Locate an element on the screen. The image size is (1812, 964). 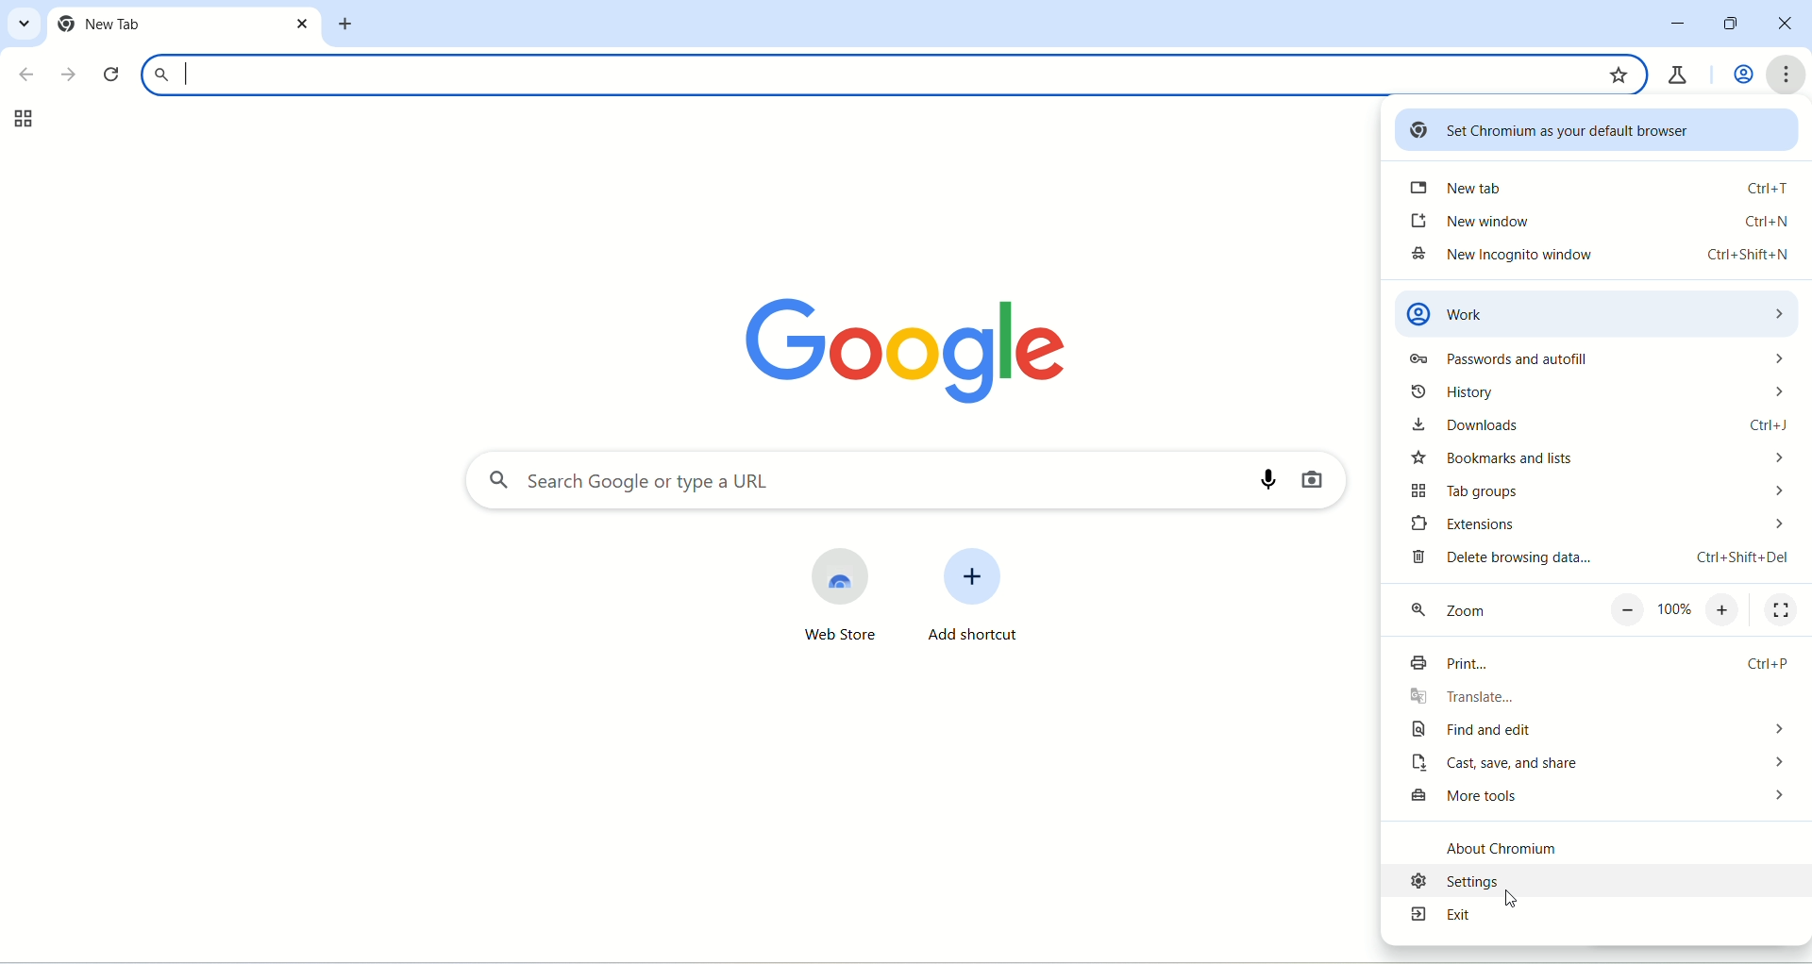
reload is located at coordinates (111, 75).